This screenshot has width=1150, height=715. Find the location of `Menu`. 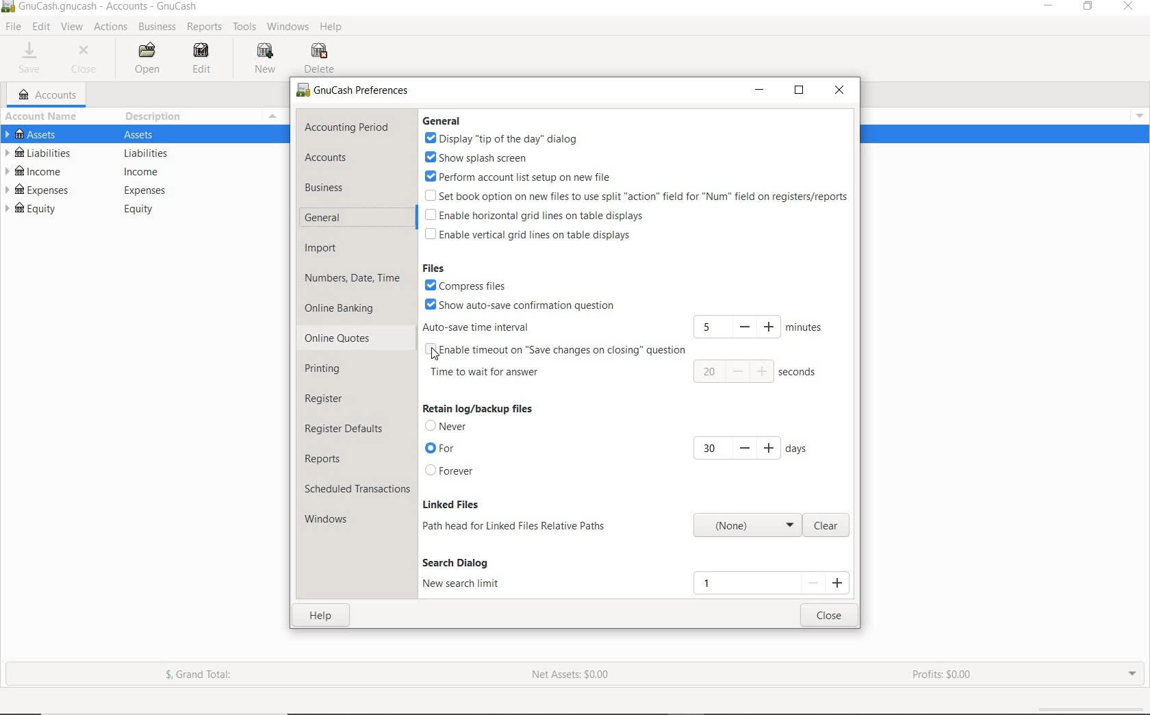

Menu is located at coordinates (273, 116).